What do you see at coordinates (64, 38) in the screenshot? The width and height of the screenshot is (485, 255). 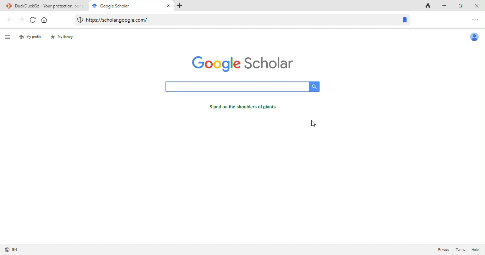 I see `my library` at bounding box center [64, 38].